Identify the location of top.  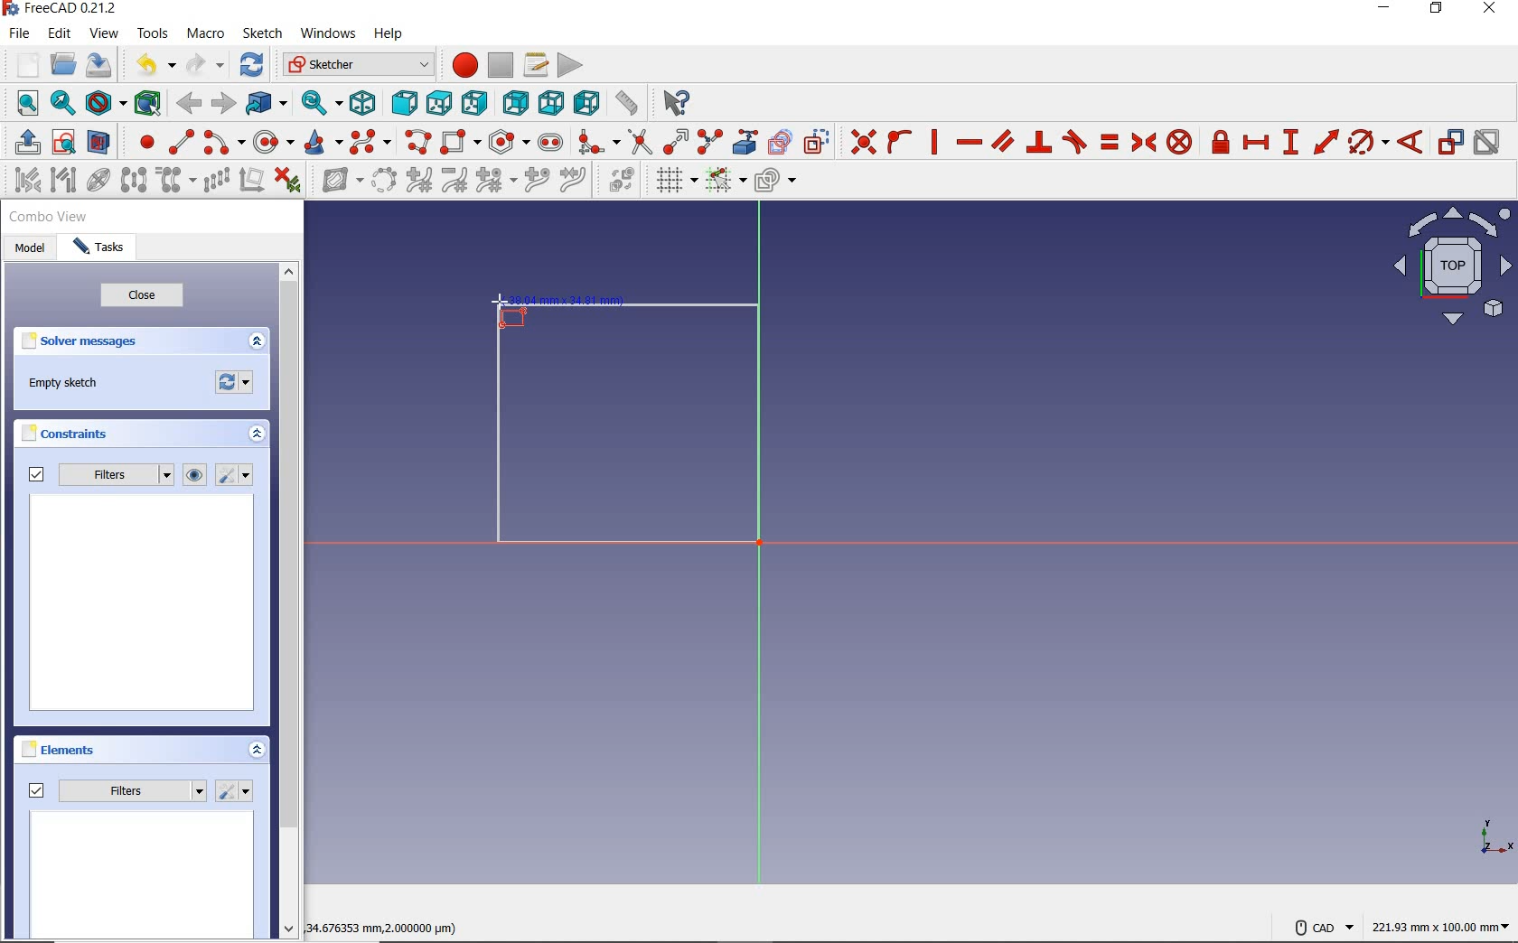
(439, 103).